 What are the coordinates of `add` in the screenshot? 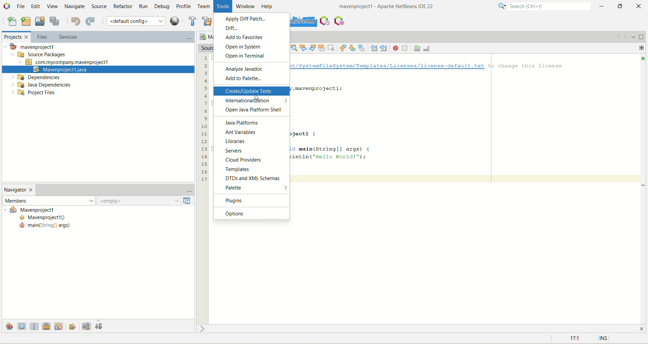 It's located at (642, 47).